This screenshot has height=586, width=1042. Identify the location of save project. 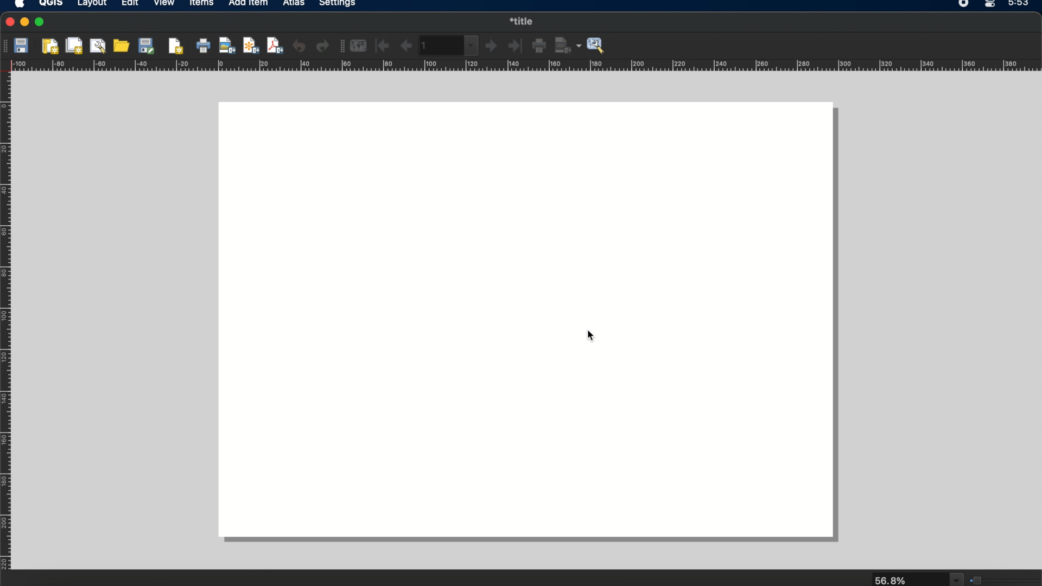
(22, 46).